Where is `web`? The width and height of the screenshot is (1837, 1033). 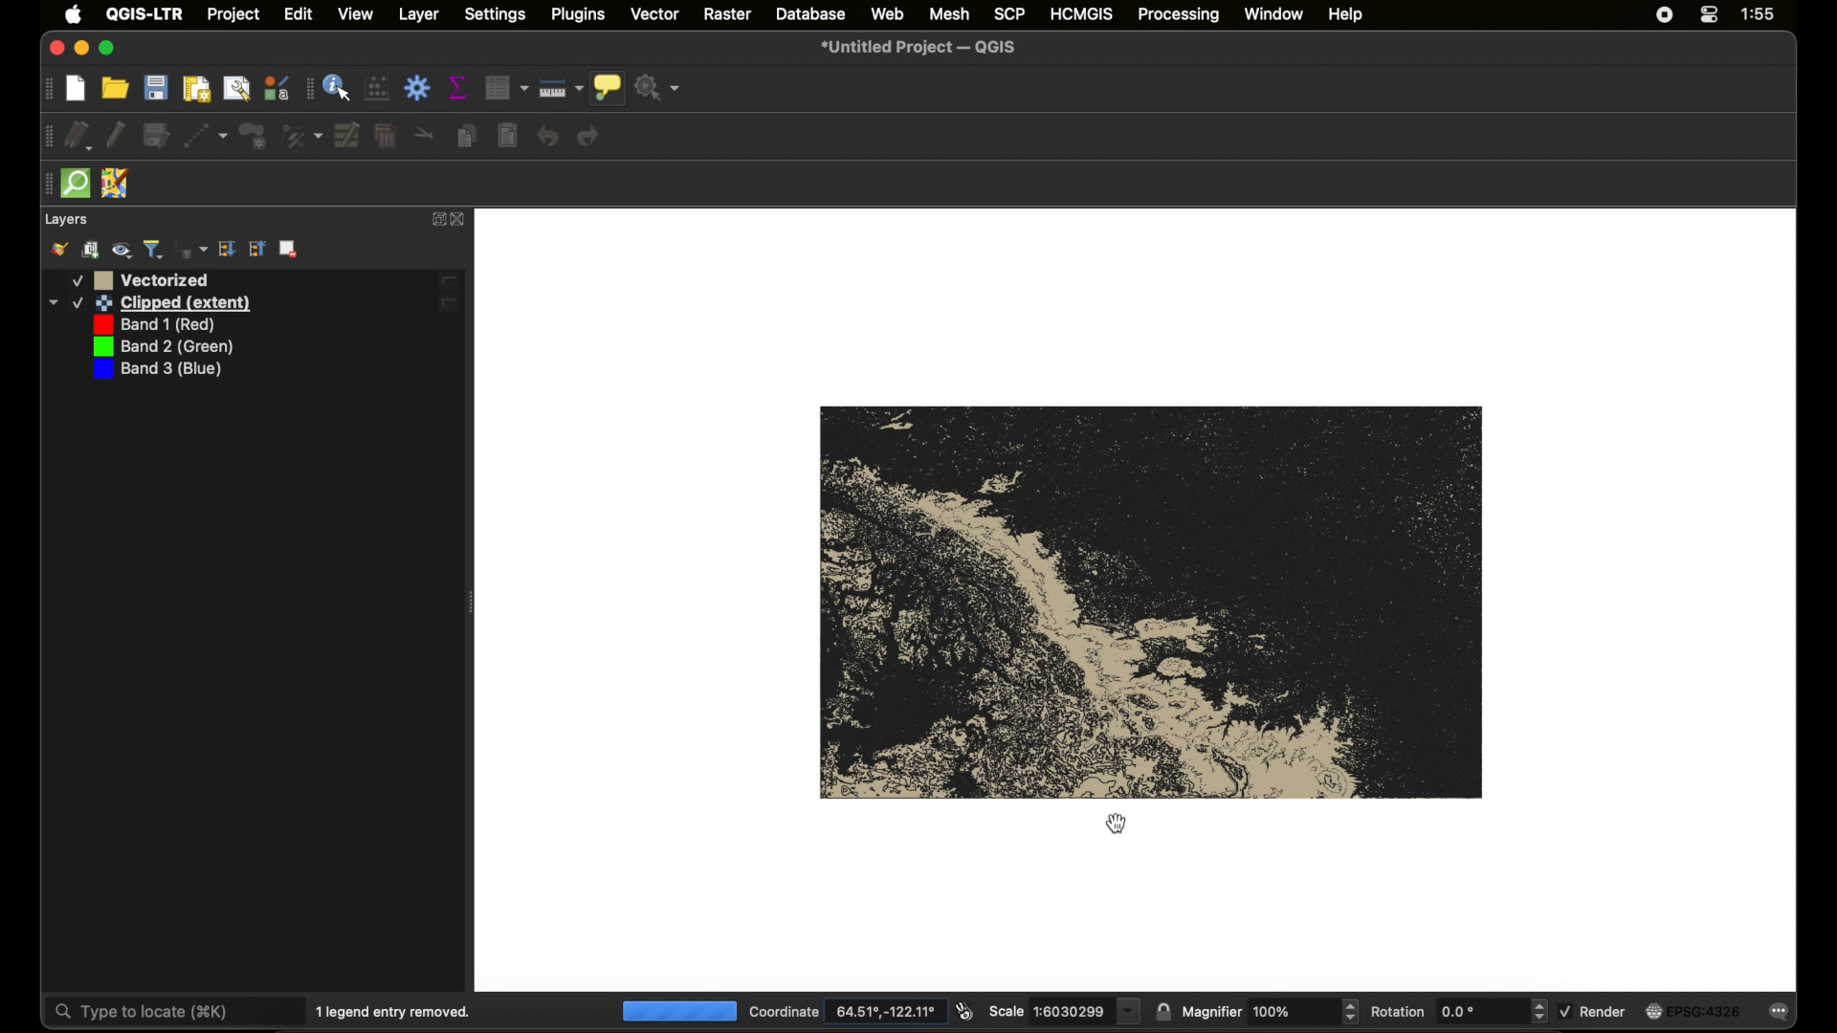
web is located at coordinates (889, 13).